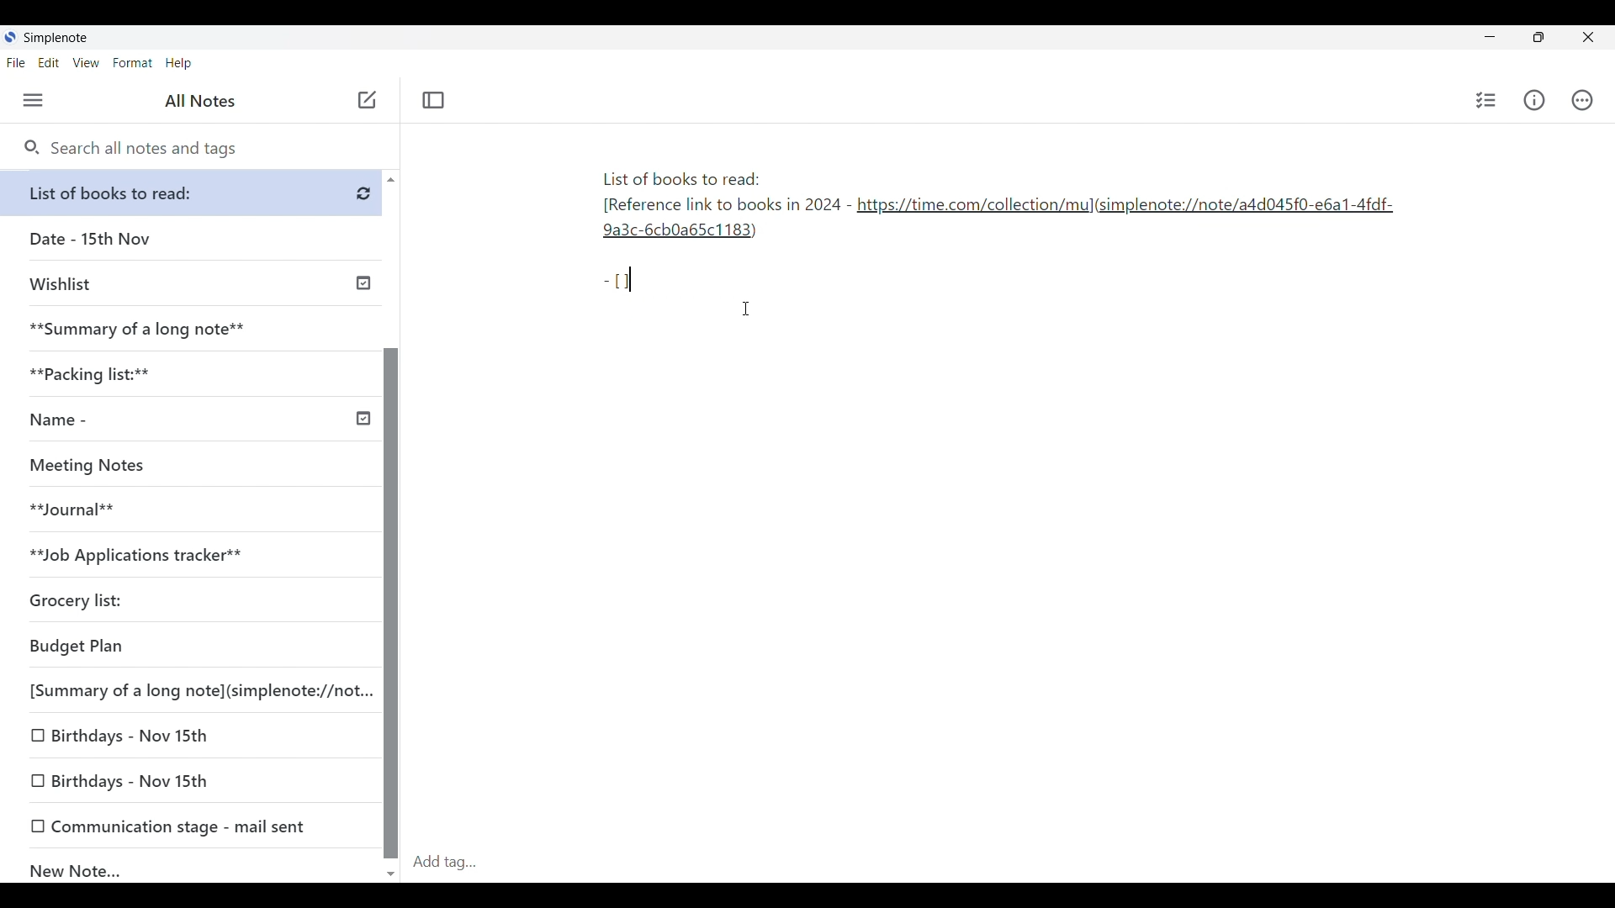 This screenshot has height=908, width=1615. Describe the element at coordinates (365, 98) in the screenshot. I see `add note` at that location.